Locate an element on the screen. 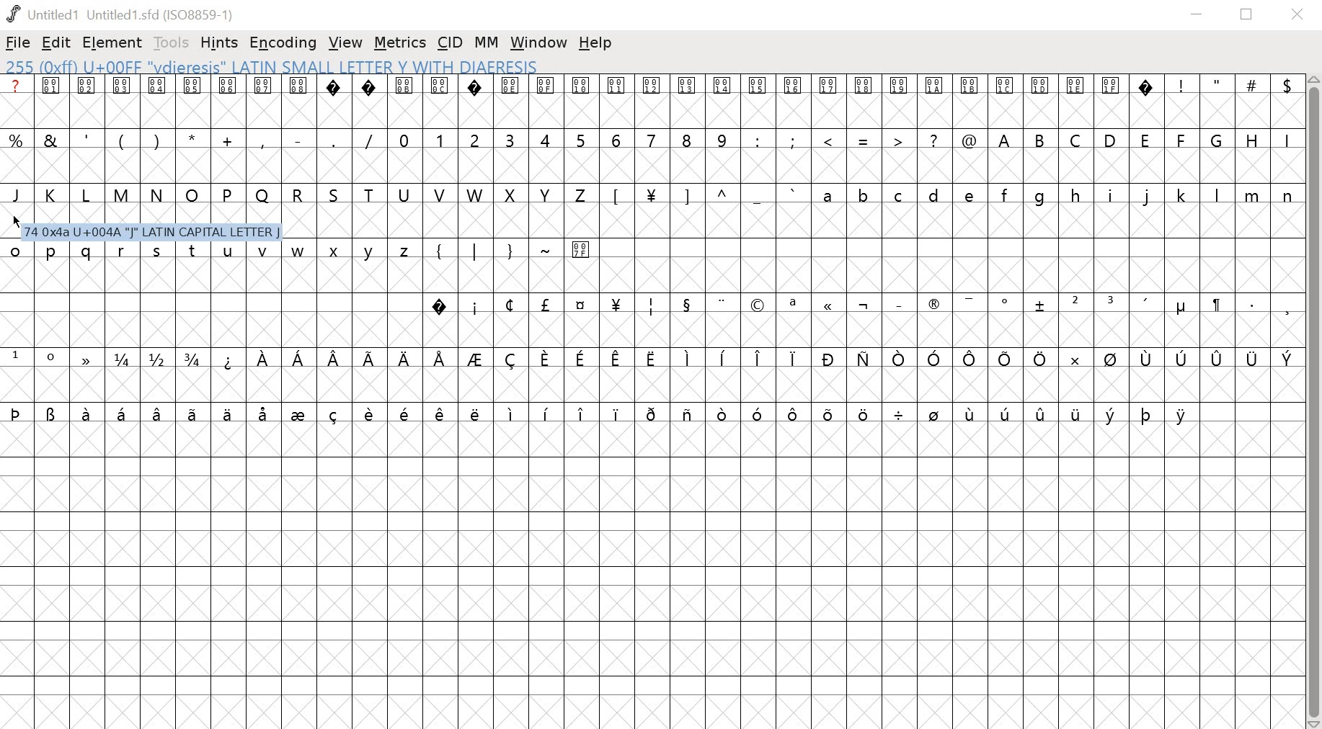  lower case letter is located at coordinates (1056, 194).